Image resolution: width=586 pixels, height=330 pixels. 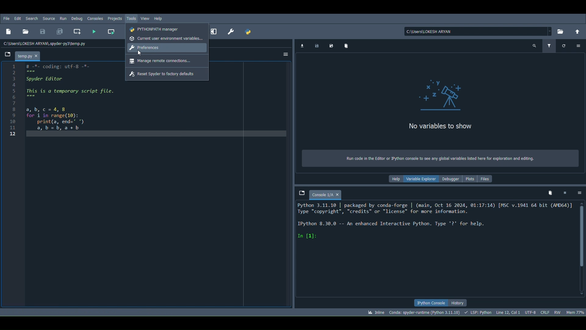 What do you see at coordinates (230, 31) in the screenshot?
I see `Preferences` at bounding box center [230, 31].